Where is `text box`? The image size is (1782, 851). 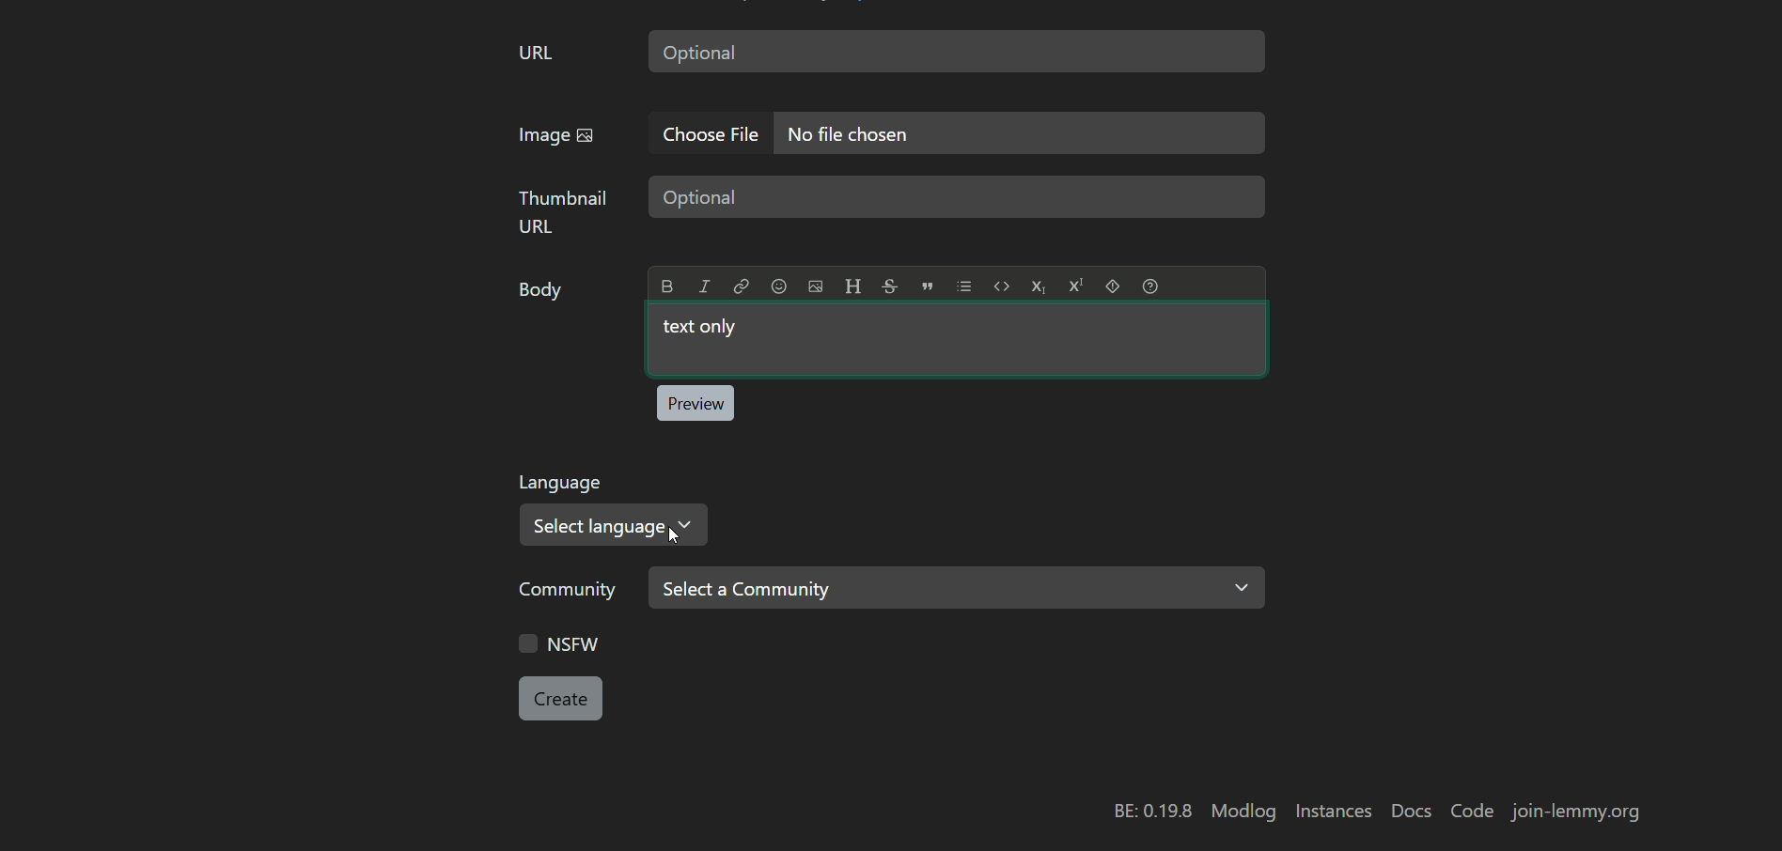 text box is located at coordinates (957, 51).